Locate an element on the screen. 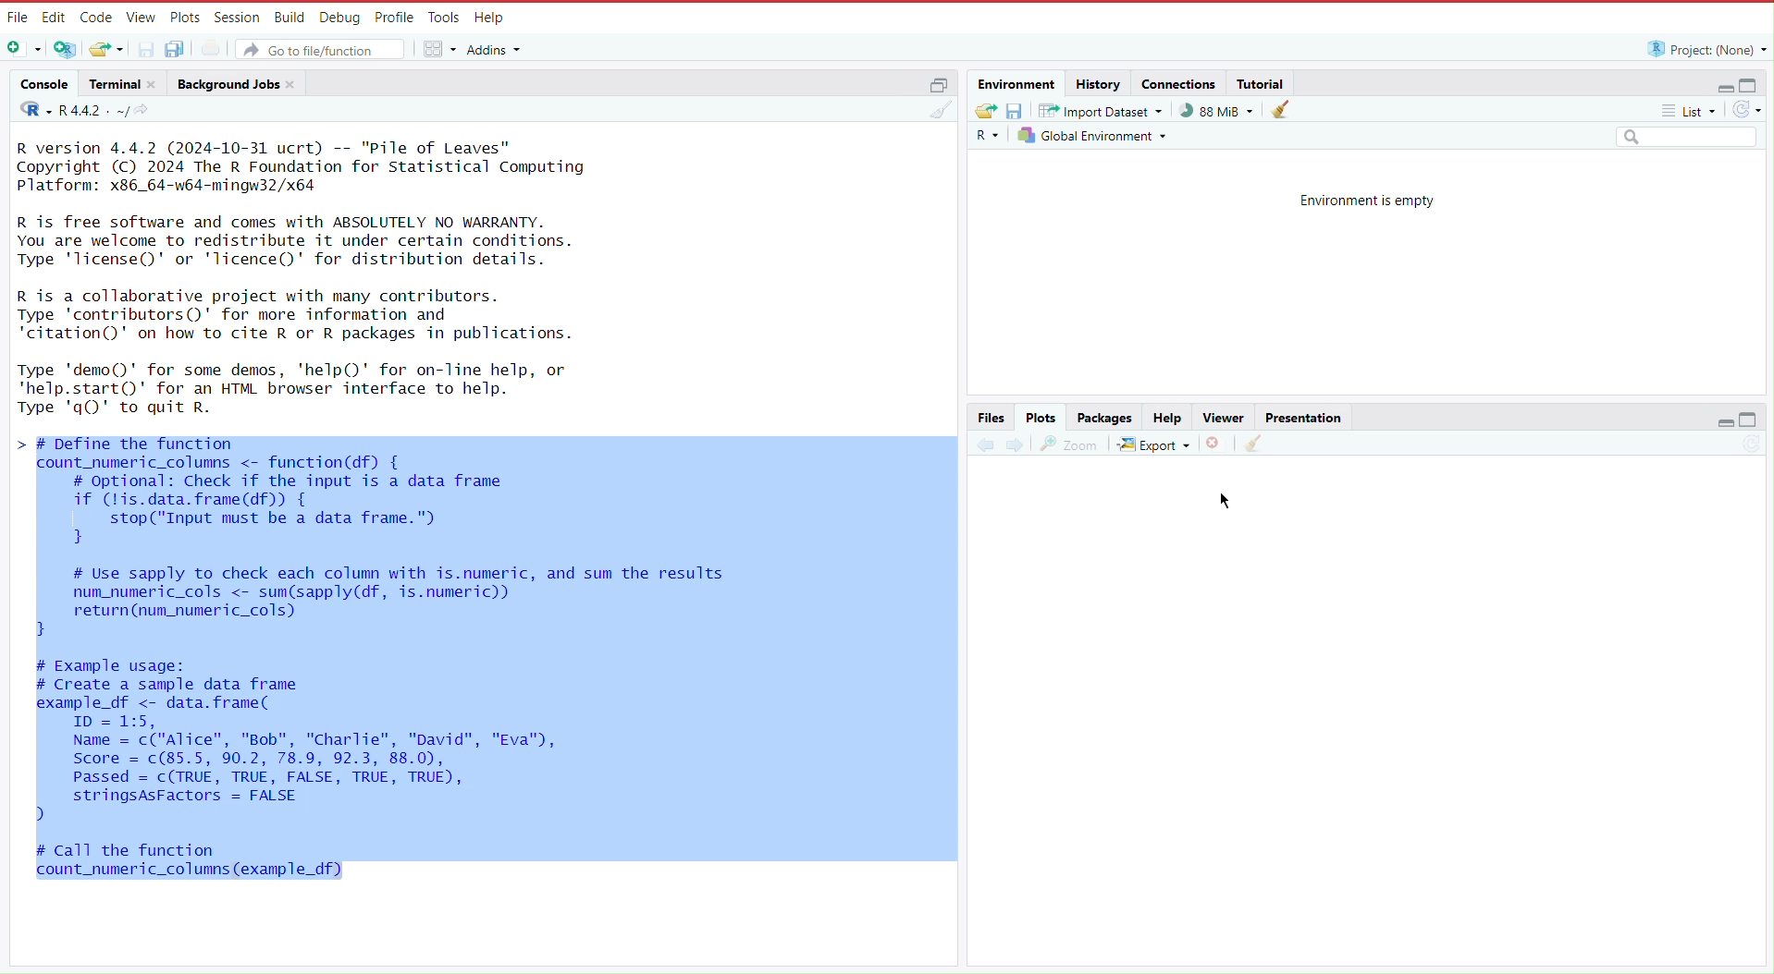 The image size is (1774, 974). 88kib used by R session (Source: Windows System) is located at coordinates (1222, 110).